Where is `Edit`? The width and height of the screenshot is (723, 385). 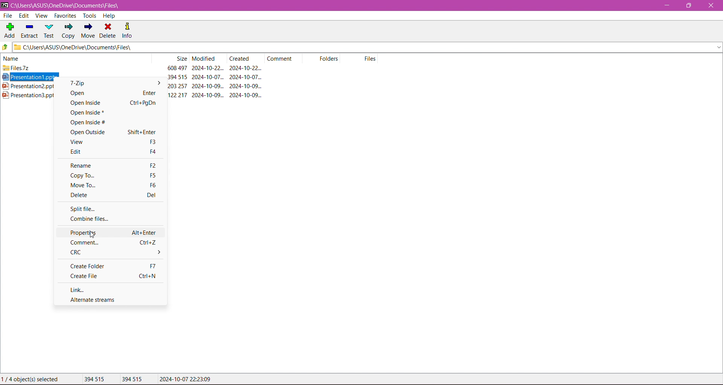
Edit is located at coordinates (24, 16).